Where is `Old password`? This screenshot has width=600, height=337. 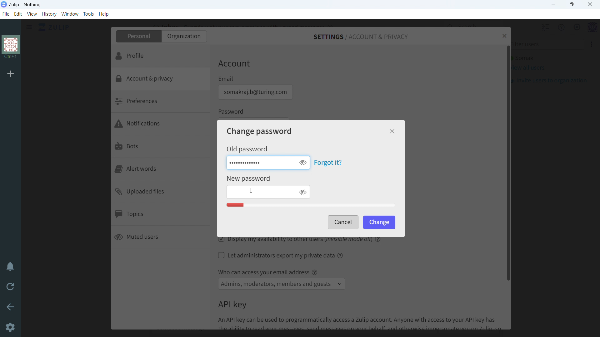 Old password is located at coordinates (247, 149).